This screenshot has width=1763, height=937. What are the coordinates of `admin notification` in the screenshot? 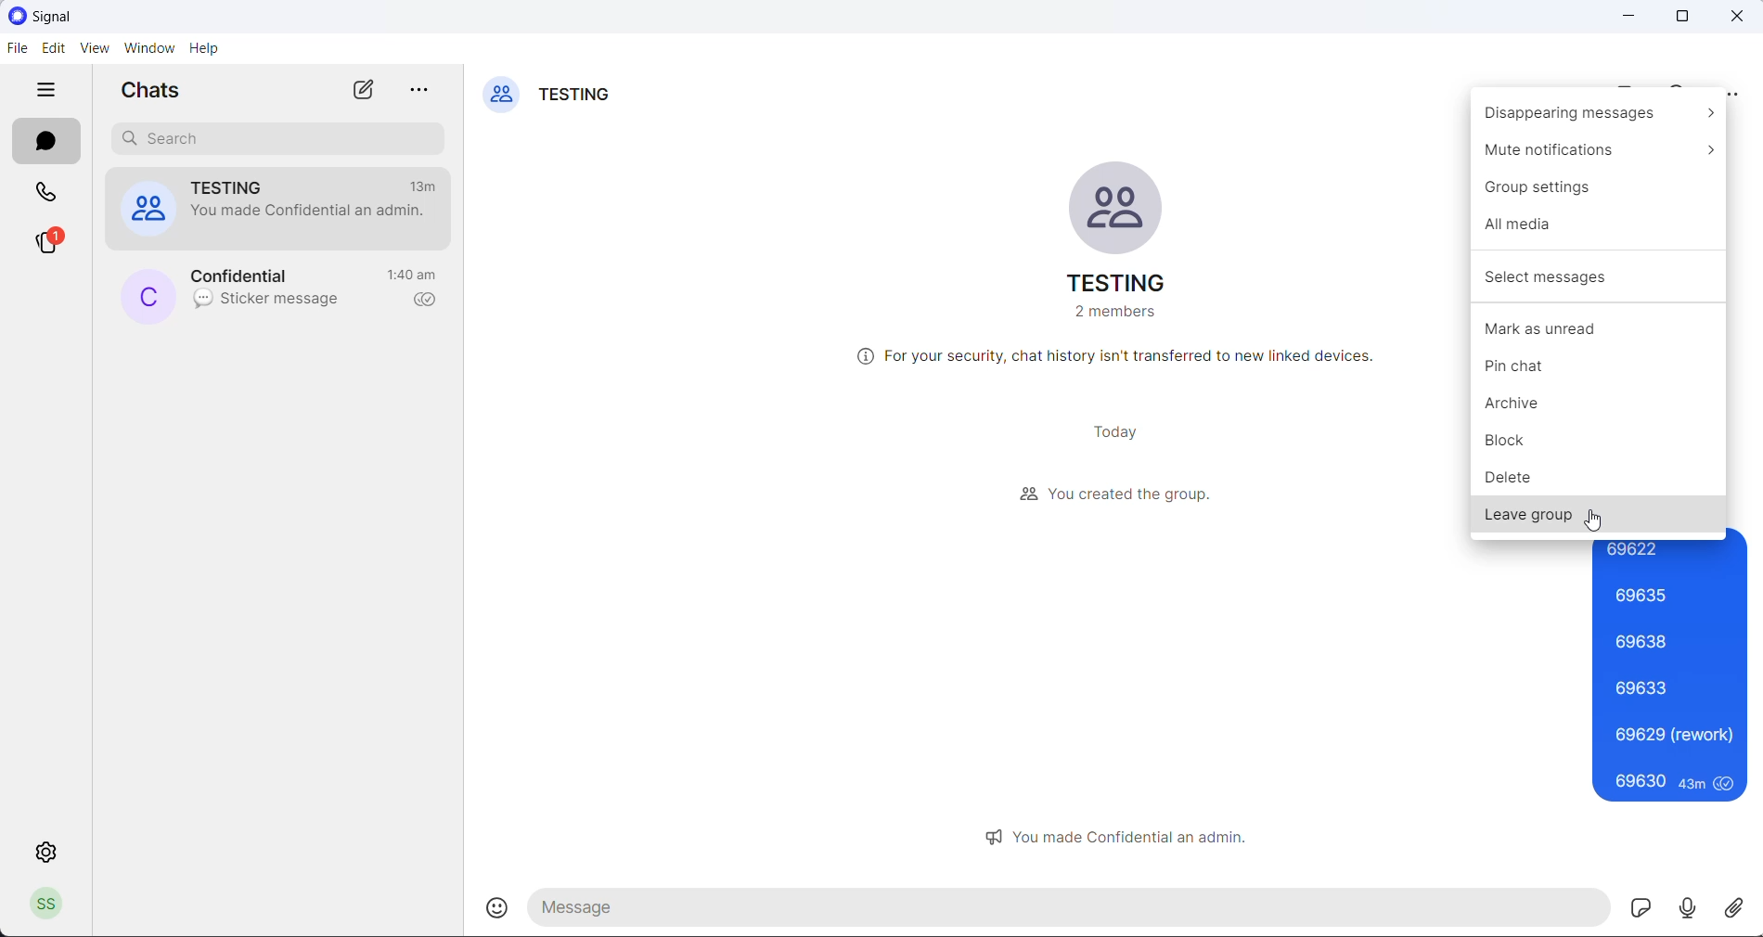 It's located at (1126, 835).